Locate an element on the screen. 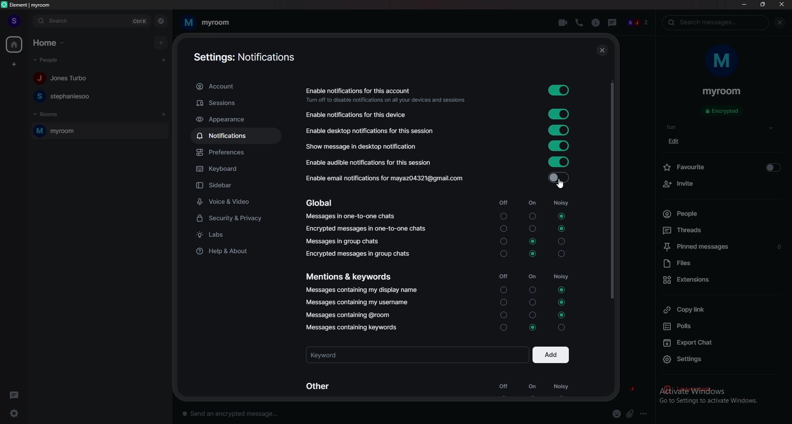  mentions and keywords is located at coordinates (351, 276).